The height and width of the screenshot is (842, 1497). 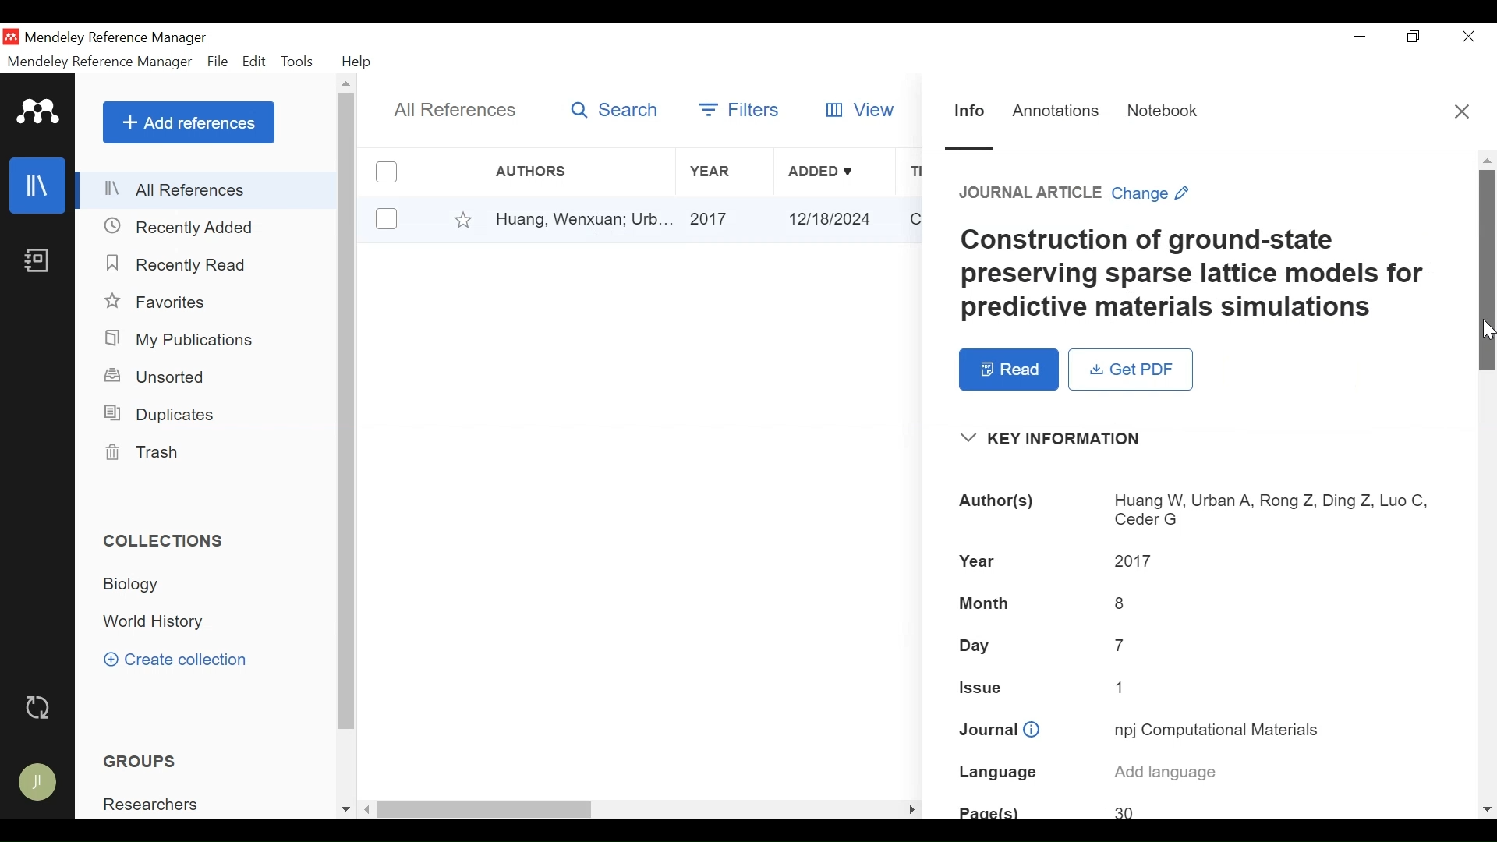 What do you see at coordinates (368, 810) in the screenshot?
I see `Scroll Left` at bounding box center [368, 810].